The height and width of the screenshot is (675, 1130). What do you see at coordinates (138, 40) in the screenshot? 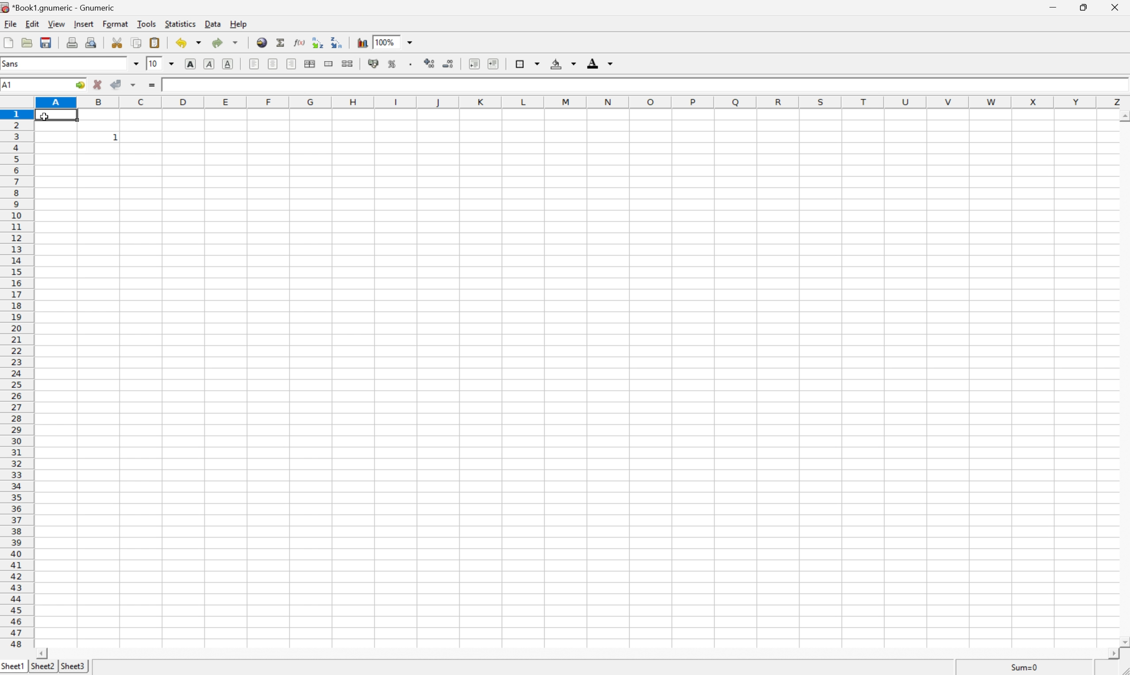
I see `copy` at bounding box center [138, 40].